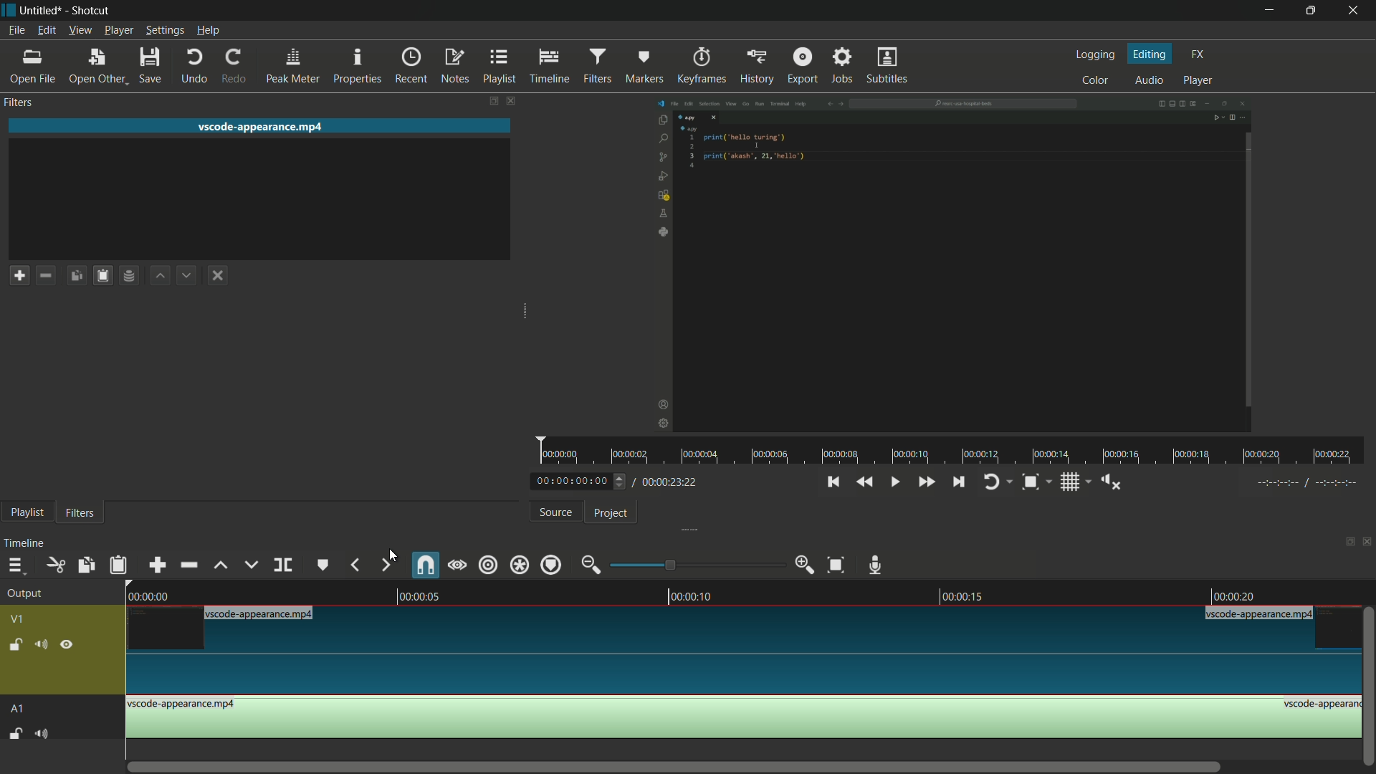  What do you see at coordinates (1354, 11) in the screenshot?
I see `close app` at bounding box center [1354, 11].